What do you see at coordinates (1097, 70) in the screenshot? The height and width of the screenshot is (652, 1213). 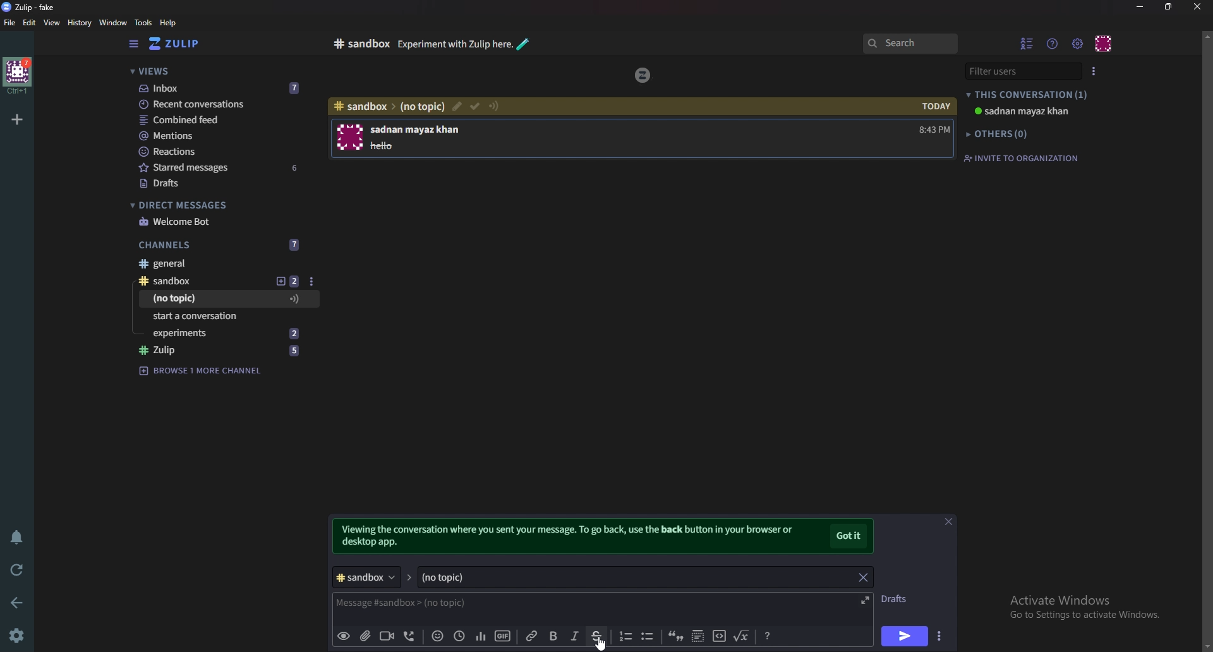 I see `user list style` at bounding box center [1097, 70].